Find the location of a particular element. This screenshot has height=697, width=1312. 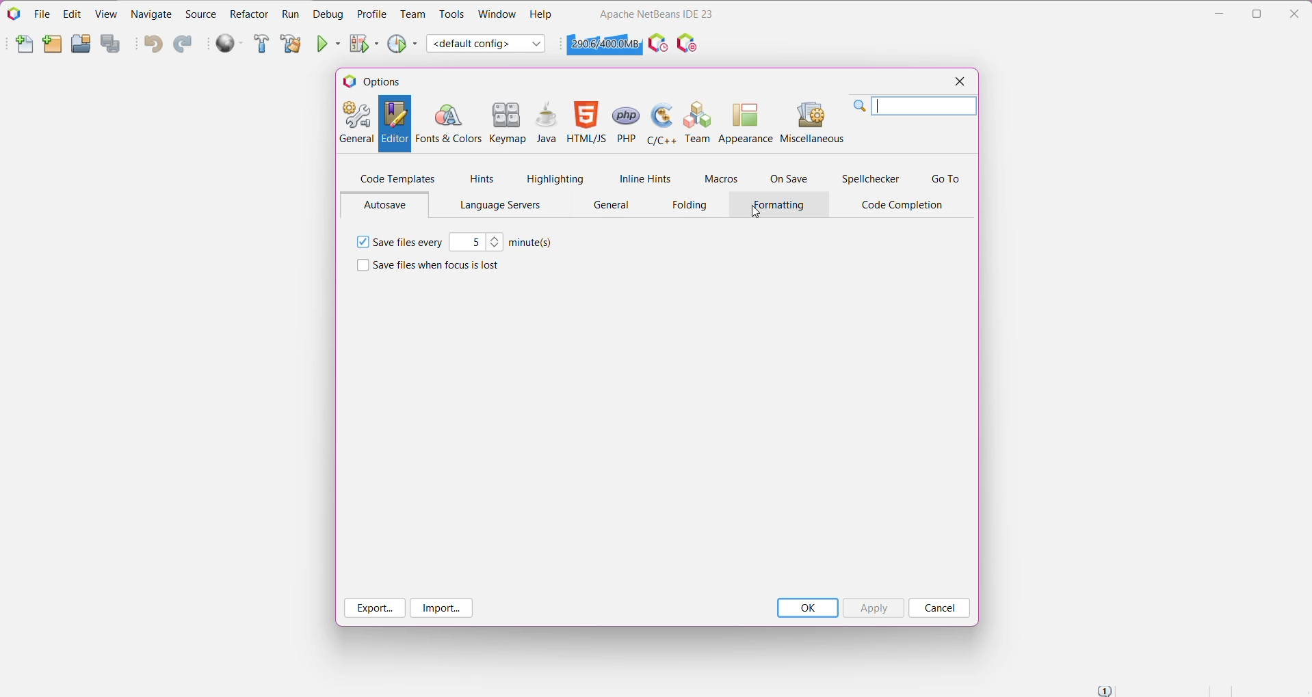

Open Project is located at coordinates (80, 44).